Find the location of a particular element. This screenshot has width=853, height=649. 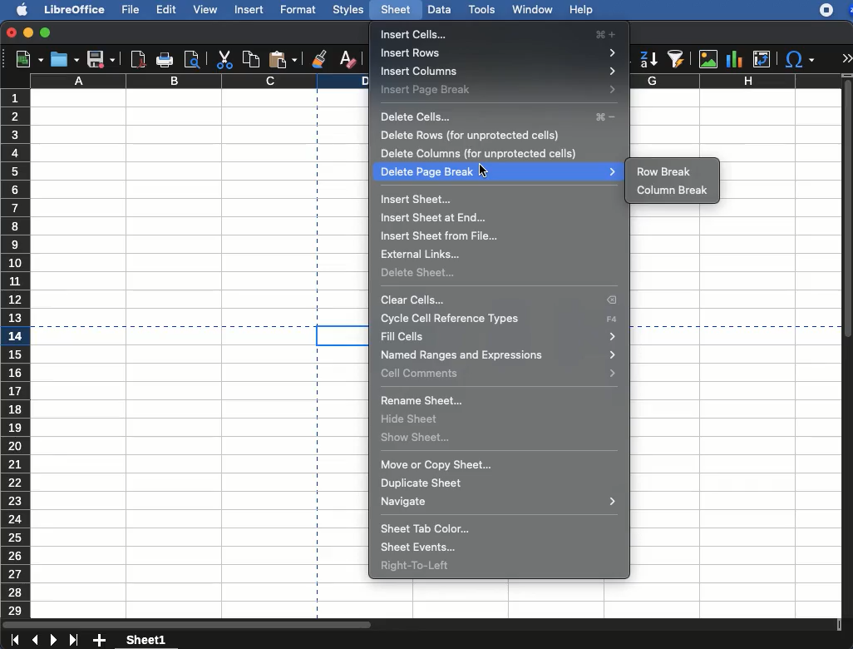

format is located at coordinates (298, 8).